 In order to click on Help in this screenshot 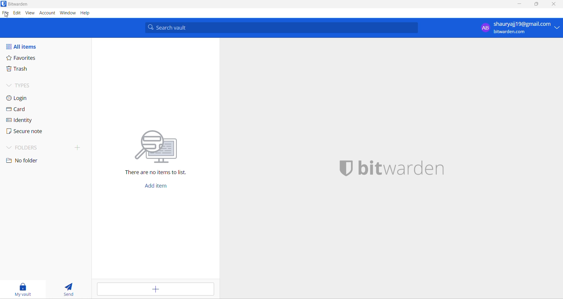, I will do `click(85, 13)`.